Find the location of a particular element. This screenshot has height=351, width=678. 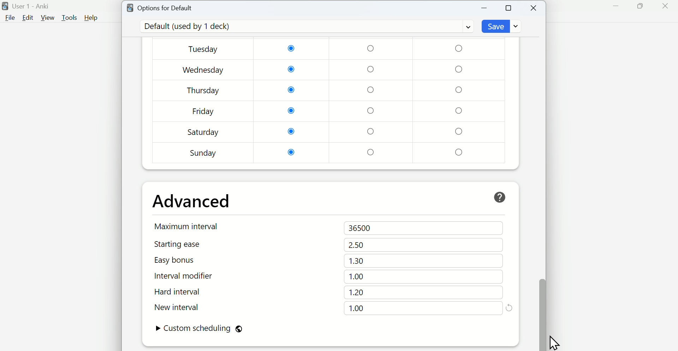

1.00 is located at coordinates (357, 277).